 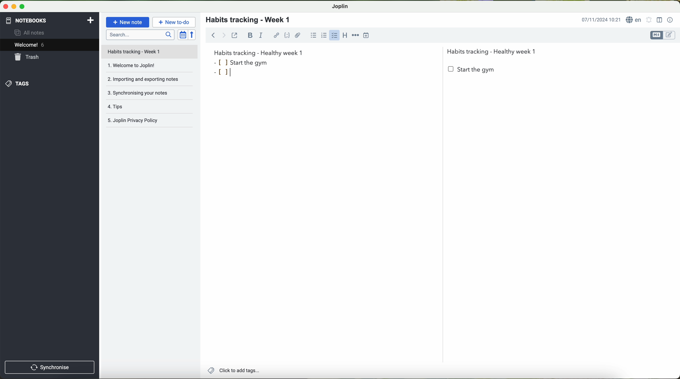 I want to click on minimize, so click(x=13, y=6).